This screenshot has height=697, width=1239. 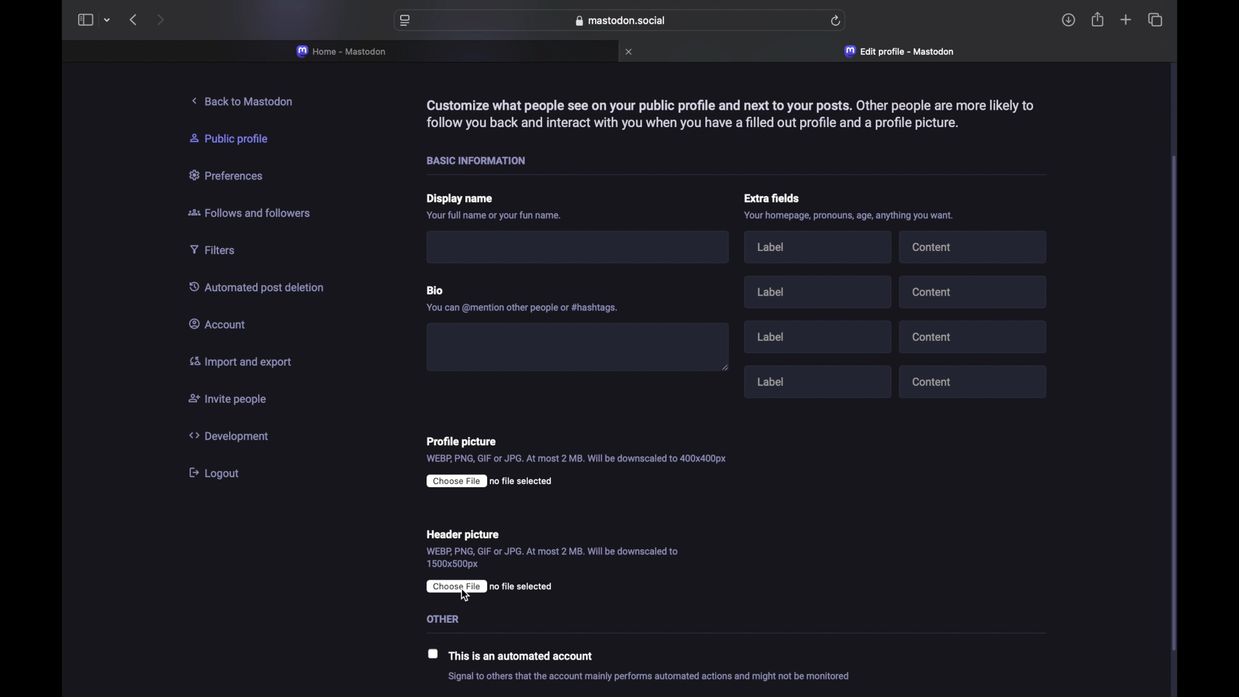 I want to click on label, so click(x=818, y=291).